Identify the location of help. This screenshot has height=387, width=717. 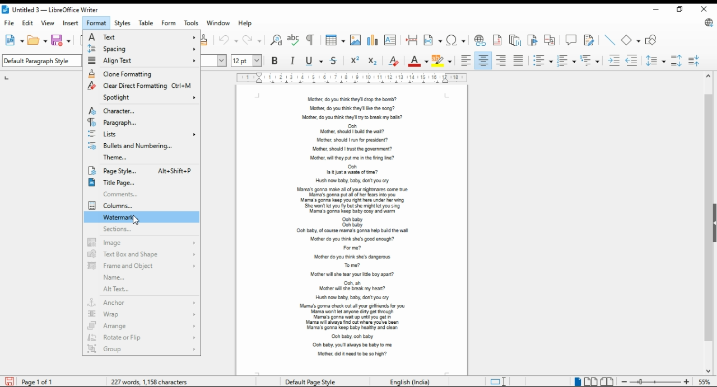
(247, 23).